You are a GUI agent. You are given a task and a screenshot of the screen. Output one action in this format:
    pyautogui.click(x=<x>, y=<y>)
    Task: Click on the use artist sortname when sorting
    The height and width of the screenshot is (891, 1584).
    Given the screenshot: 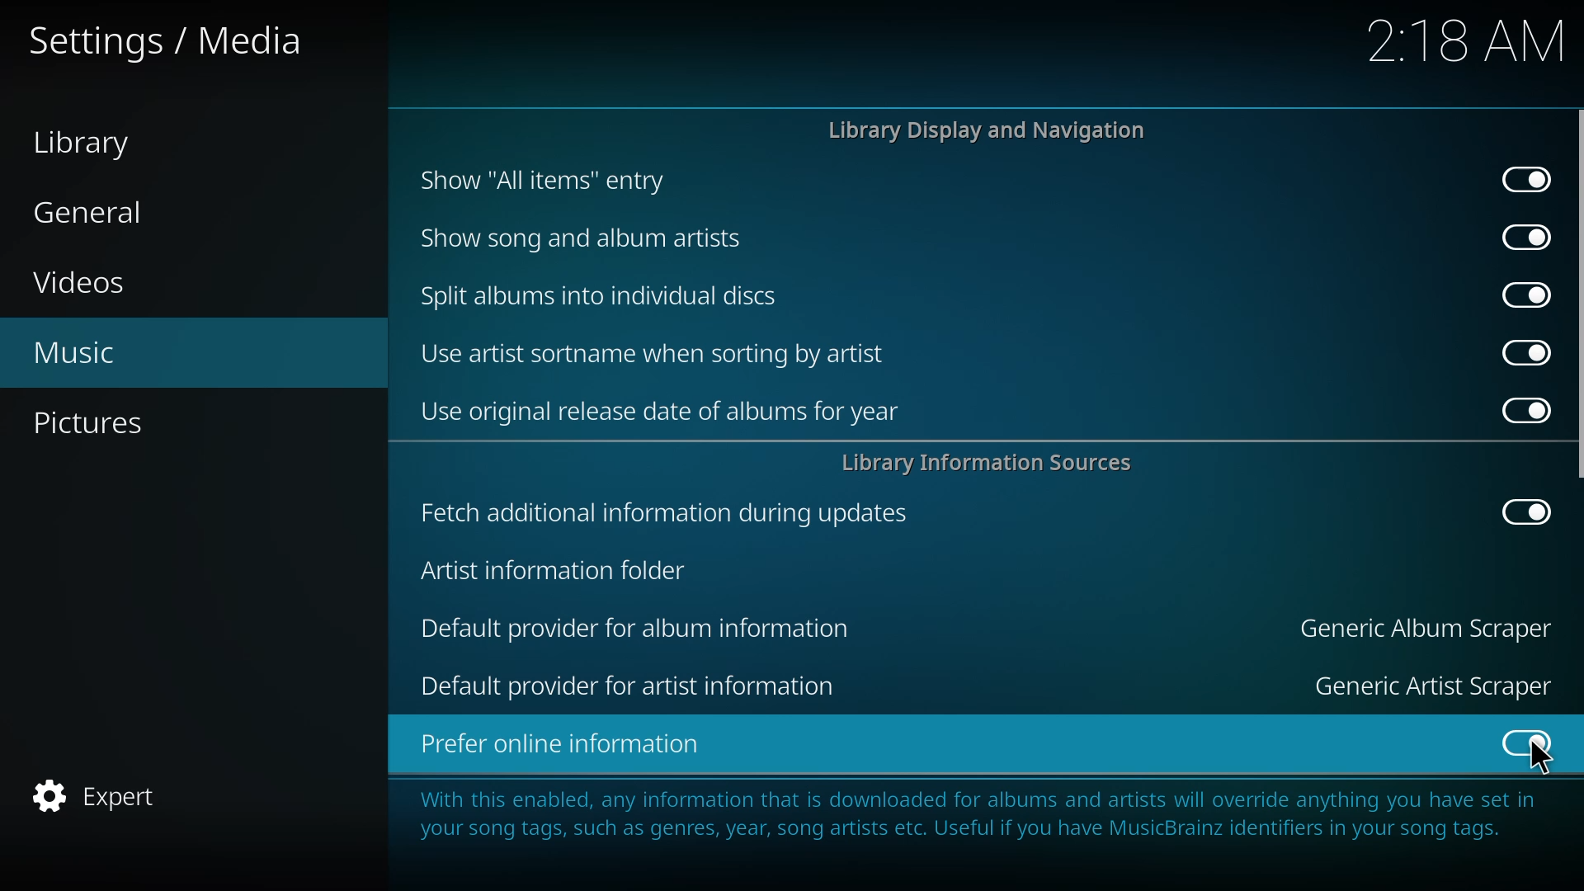 What is the action you would take?
    pyautogui.click(x=655, y=352)
    